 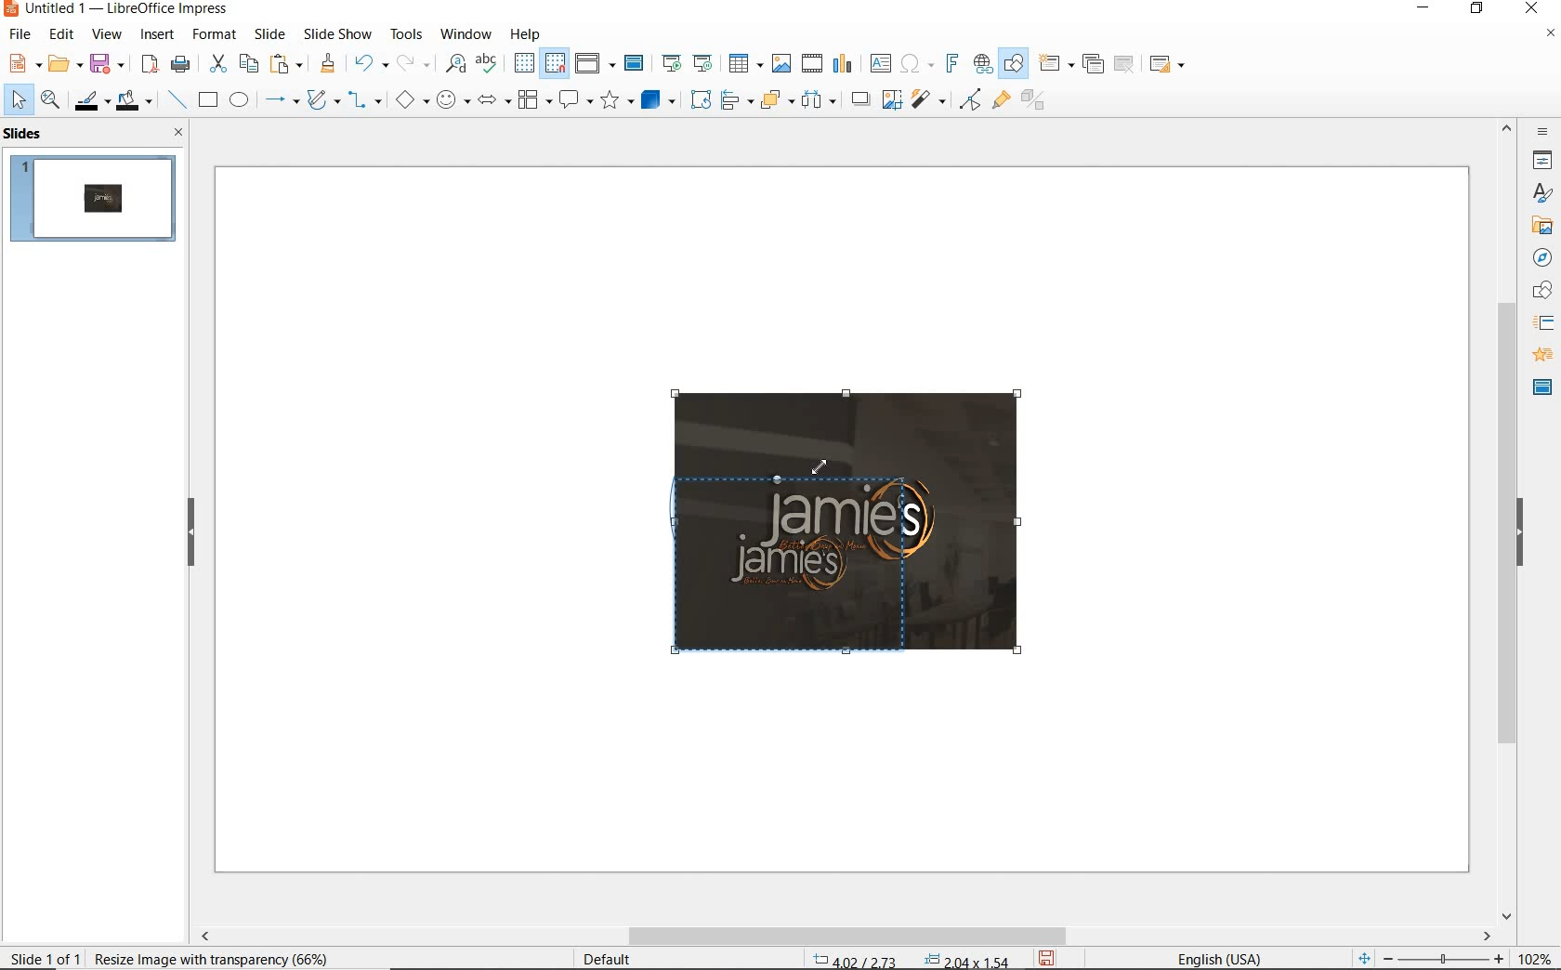 What do you see at coordinates (1540, 291) in the screenshot?
I see `shapes` at bounding box center [1540, 291].